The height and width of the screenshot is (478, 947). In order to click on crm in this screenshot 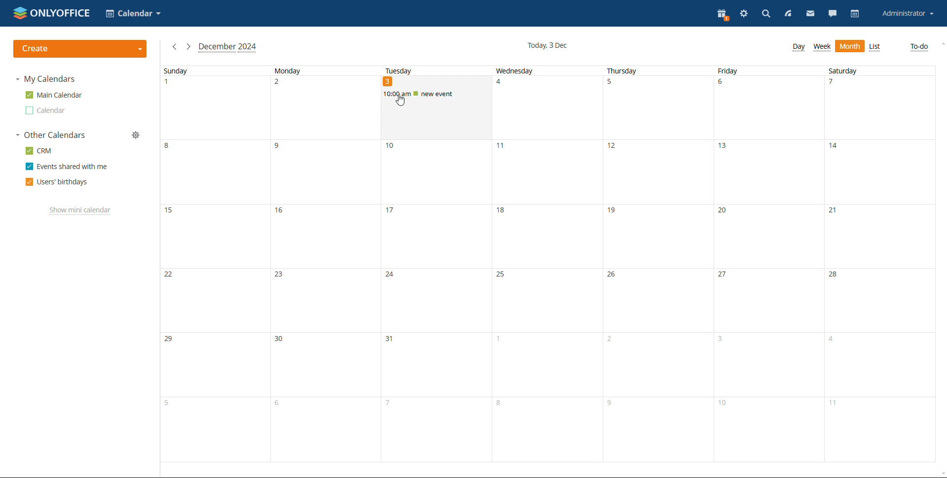, I will do `click(39, 150)`.